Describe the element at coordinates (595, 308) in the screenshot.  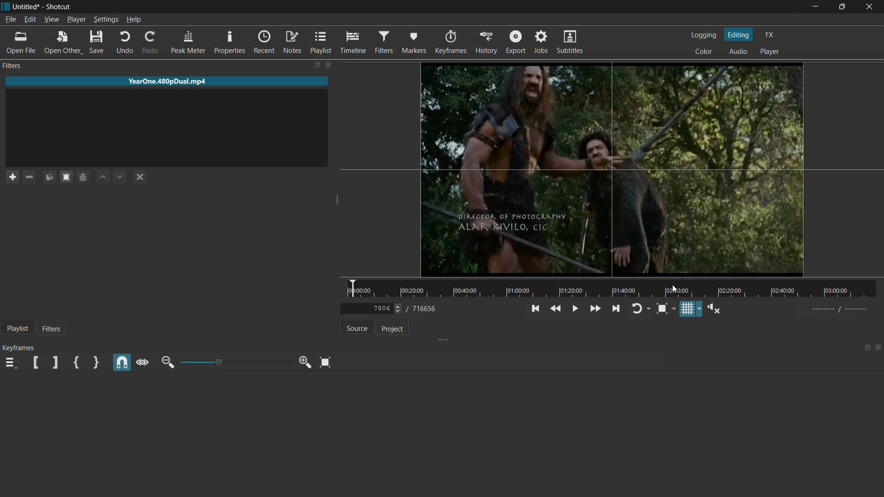
I see `quickly play forward` at that location.